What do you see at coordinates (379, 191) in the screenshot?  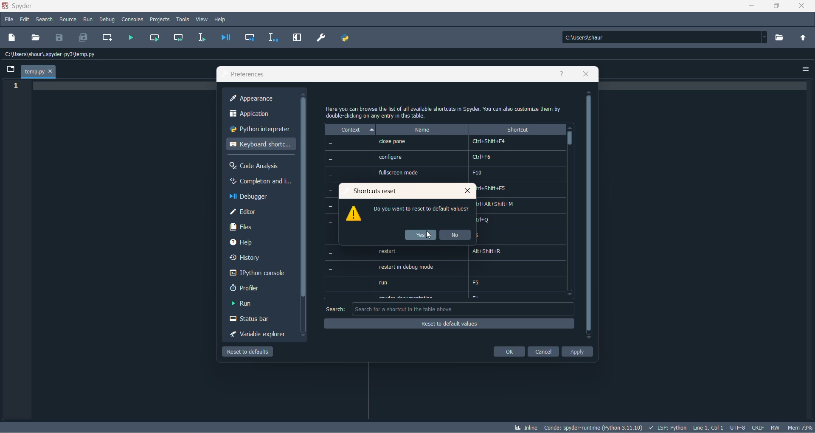 I see `reset values` at bounding box center [379, 191].